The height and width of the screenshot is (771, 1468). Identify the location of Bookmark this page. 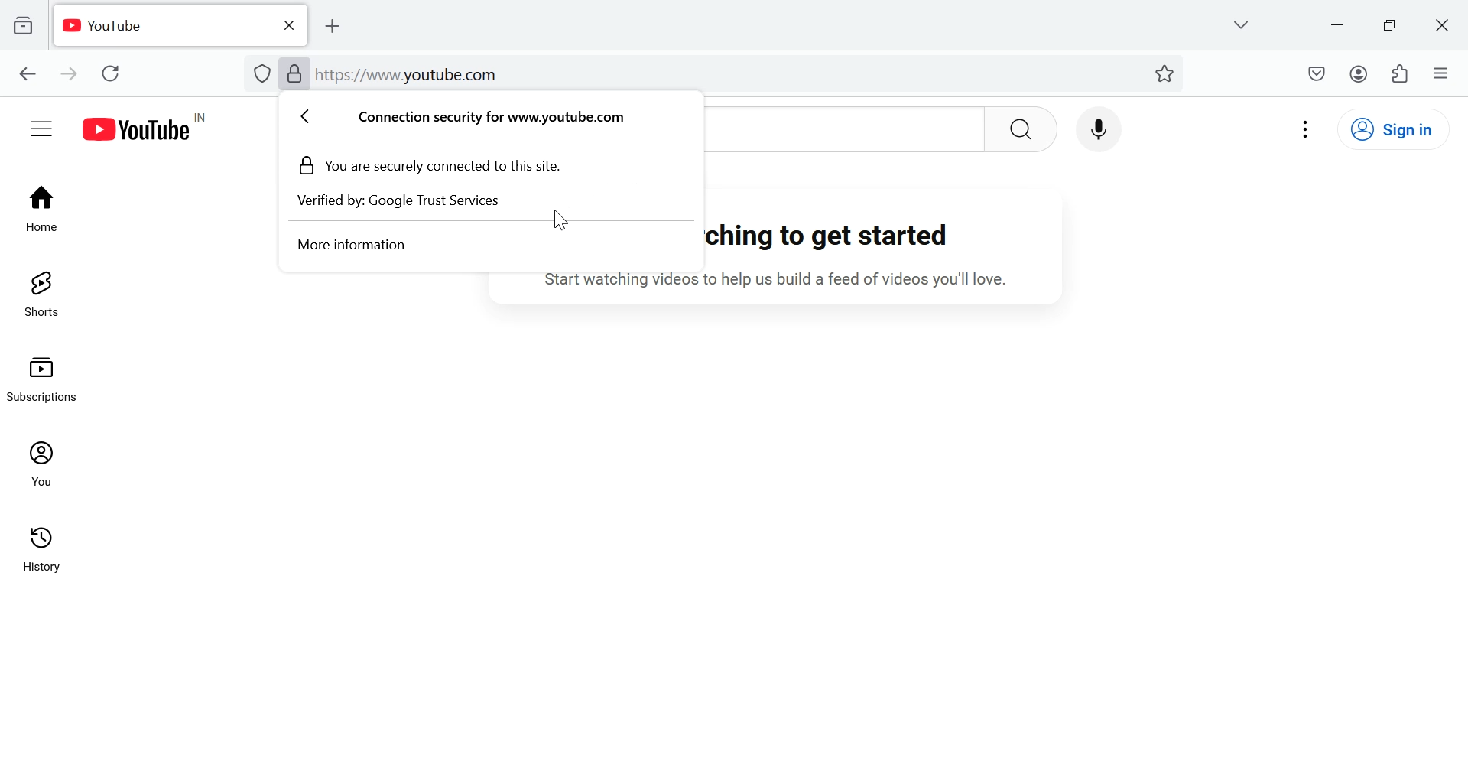
(1166, 72).